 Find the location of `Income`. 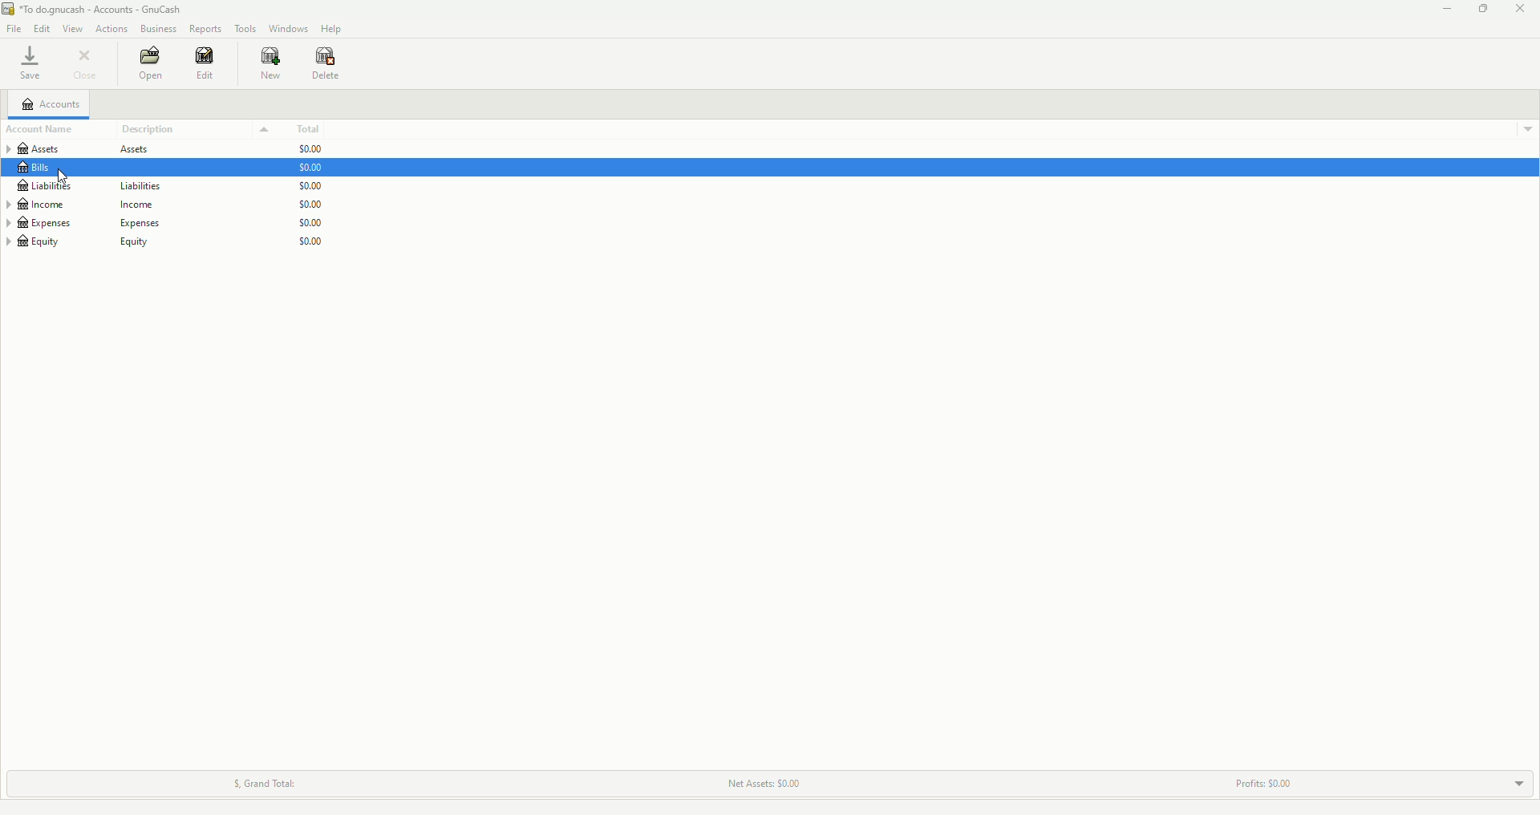

Income is located at coordinates (91, 204).